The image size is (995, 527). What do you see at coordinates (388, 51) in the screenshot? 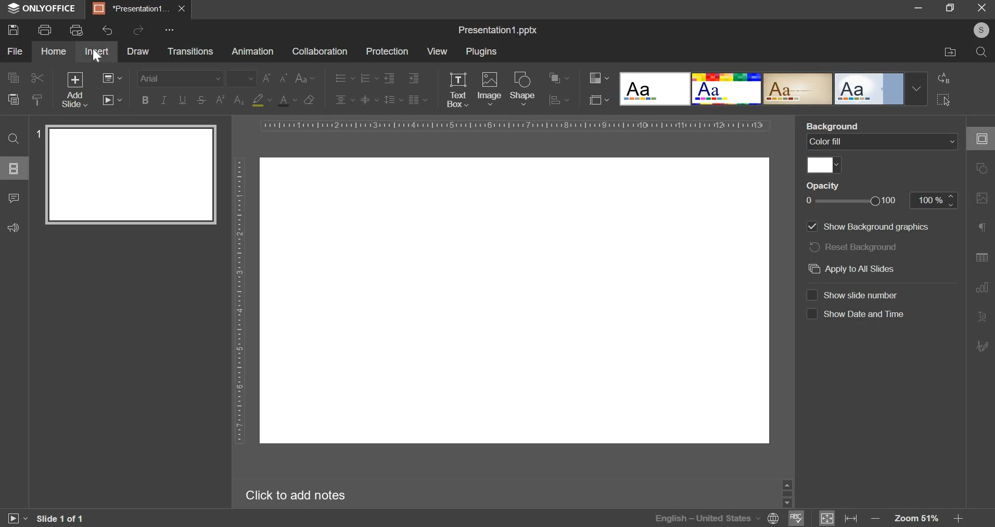
I see `protection` at bounding box center [388, 51].